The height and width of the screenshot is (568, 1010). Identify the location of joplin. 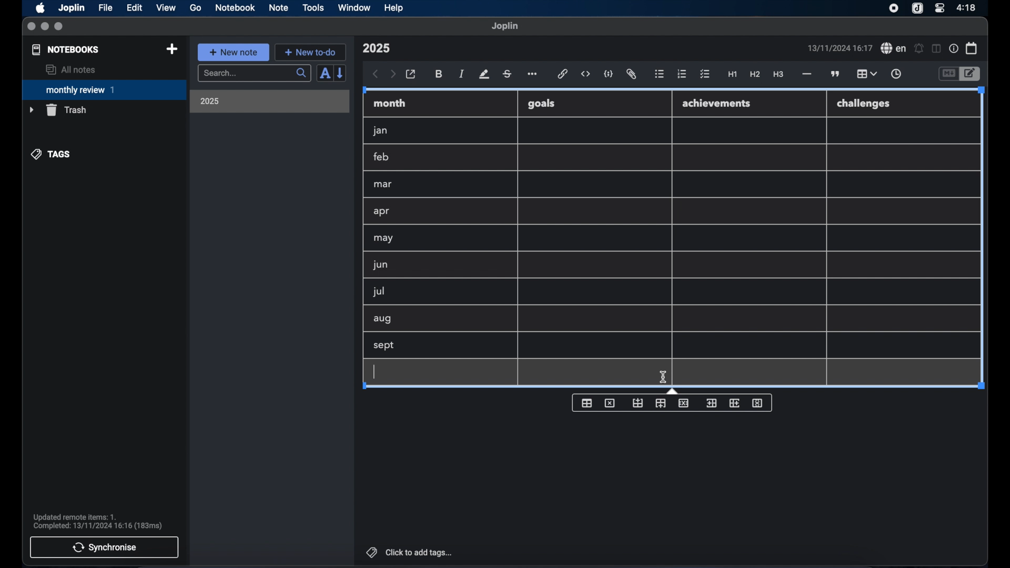
(505, 26).